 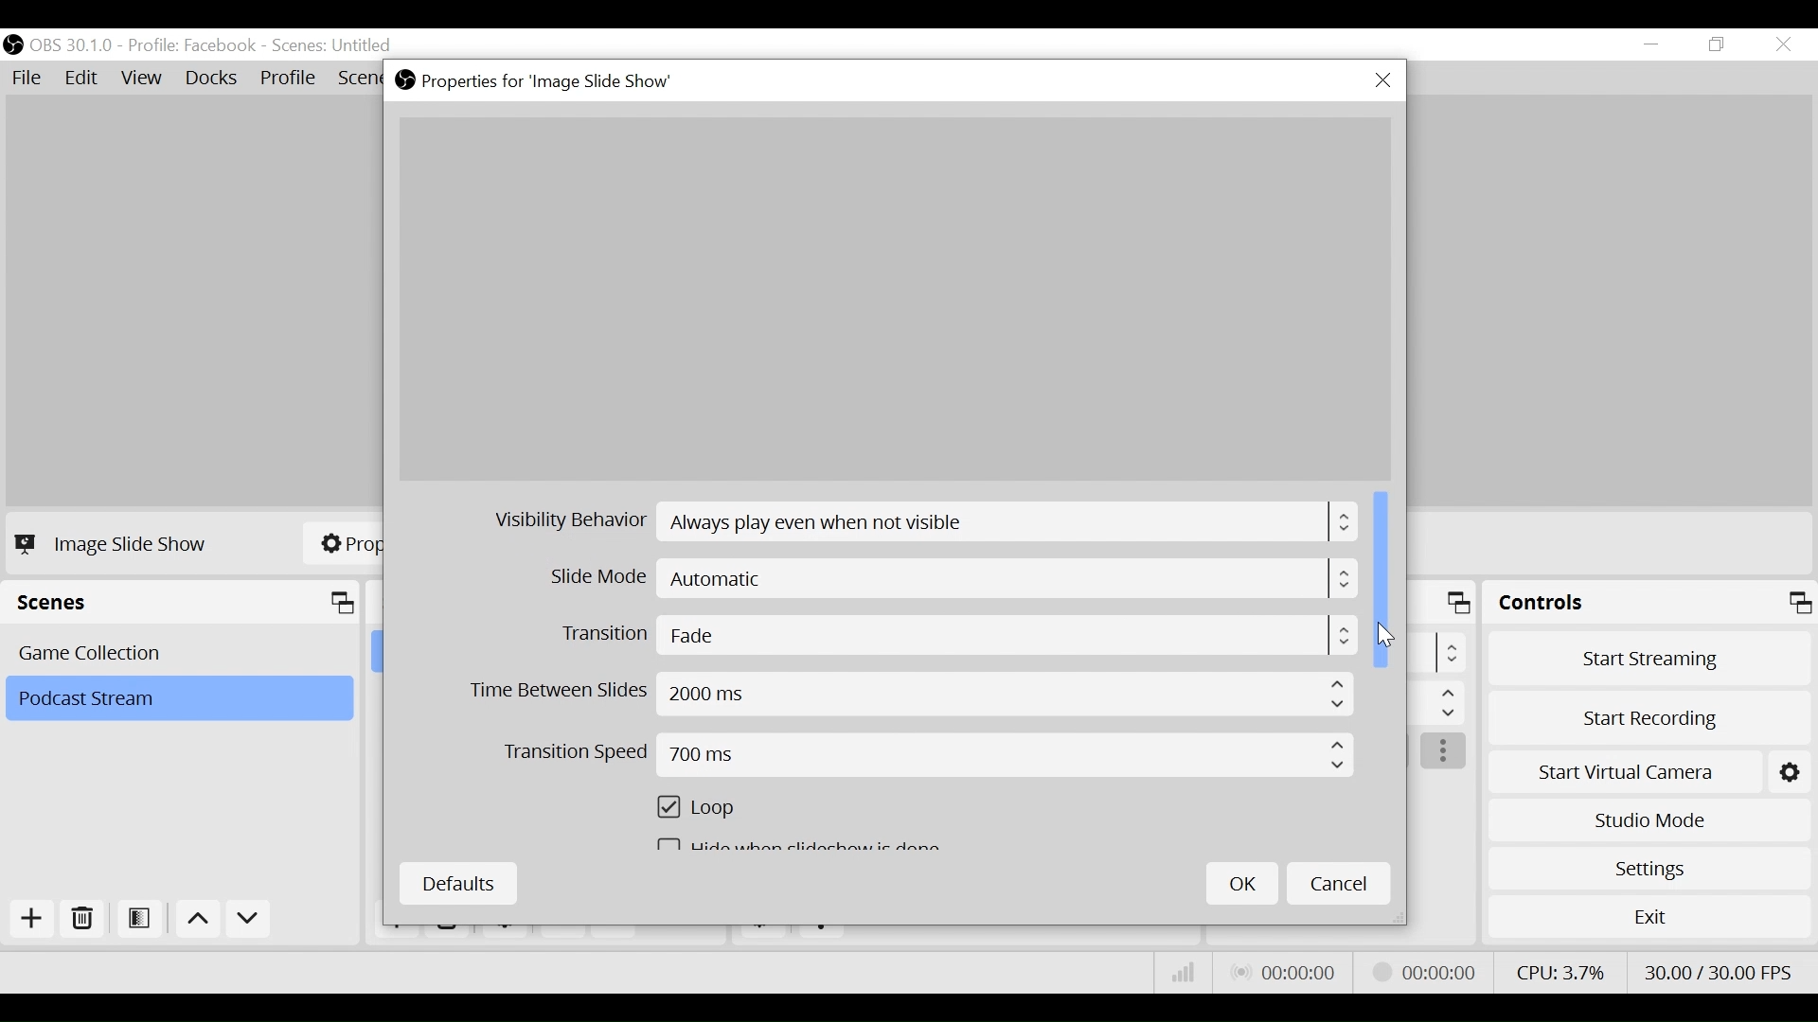 I want to click on minimize, so click(x=1655, y=44).